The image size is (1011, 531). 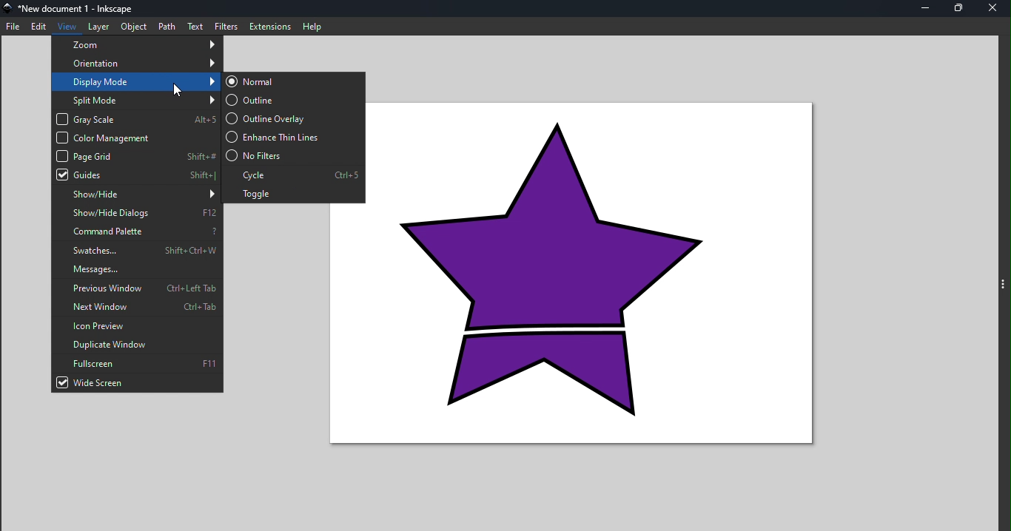 What do you see at coordinates (132, 27) in the screenshot?
I see `Object` at bounding box center [132, 27].